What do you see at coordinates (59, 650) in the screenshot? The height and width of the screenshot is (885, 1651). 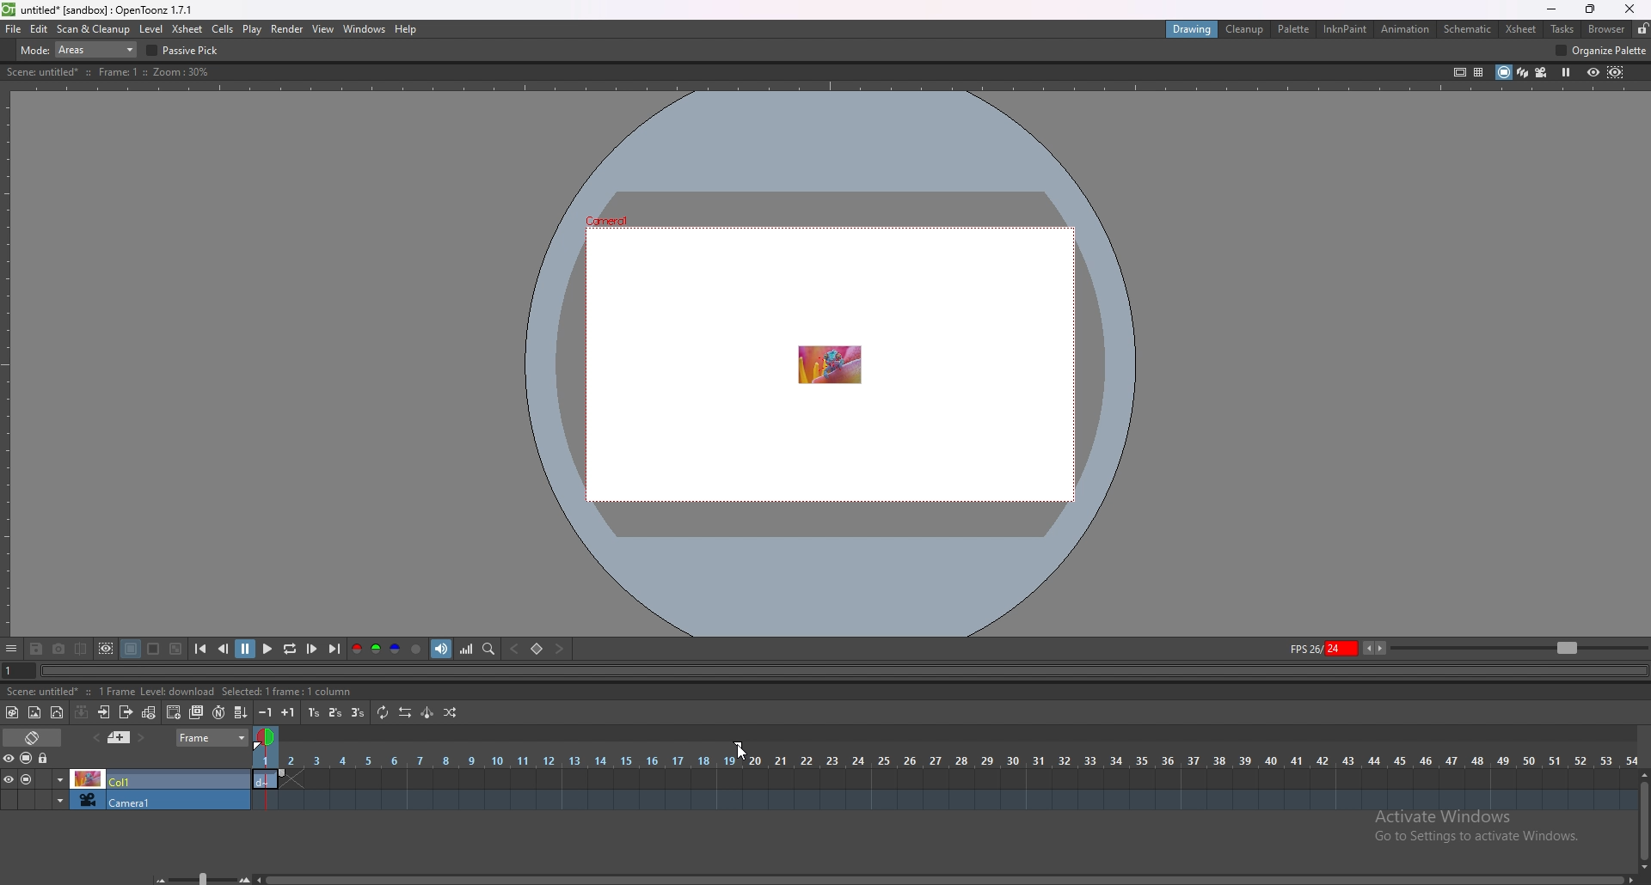 I see `snapshot` at bounding box center [59, 650].